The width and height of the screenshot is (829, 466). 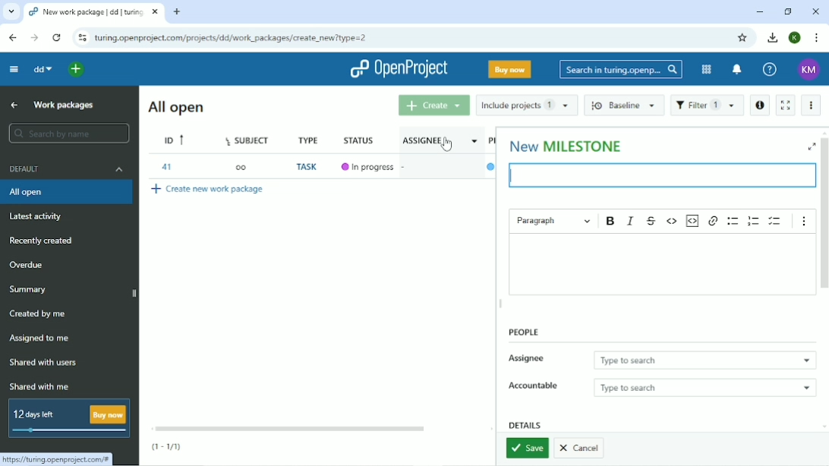 I want to click on Empty name box, so click(x=657, y=175).